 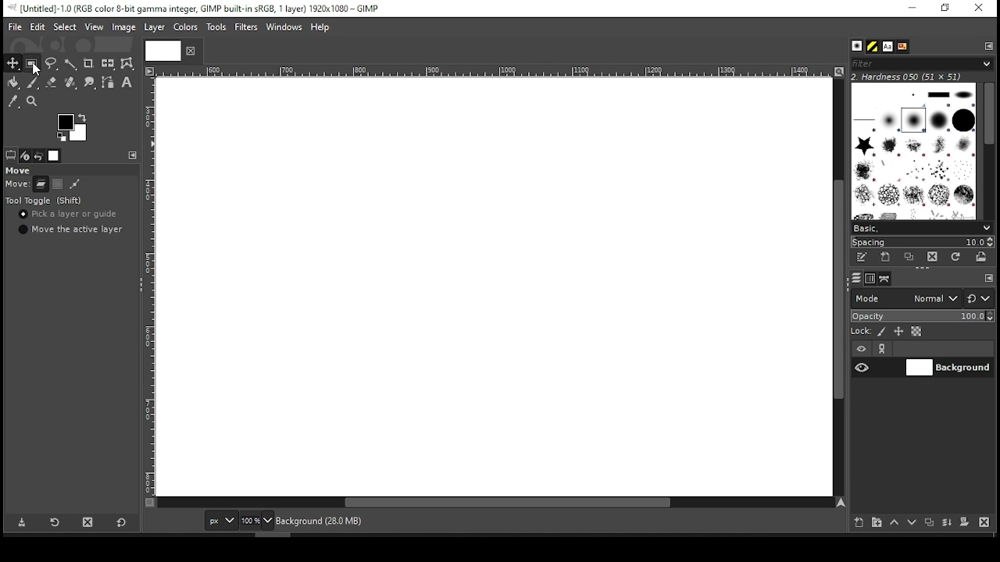 I want to click on edit this brush, so click(x=861, y=258).